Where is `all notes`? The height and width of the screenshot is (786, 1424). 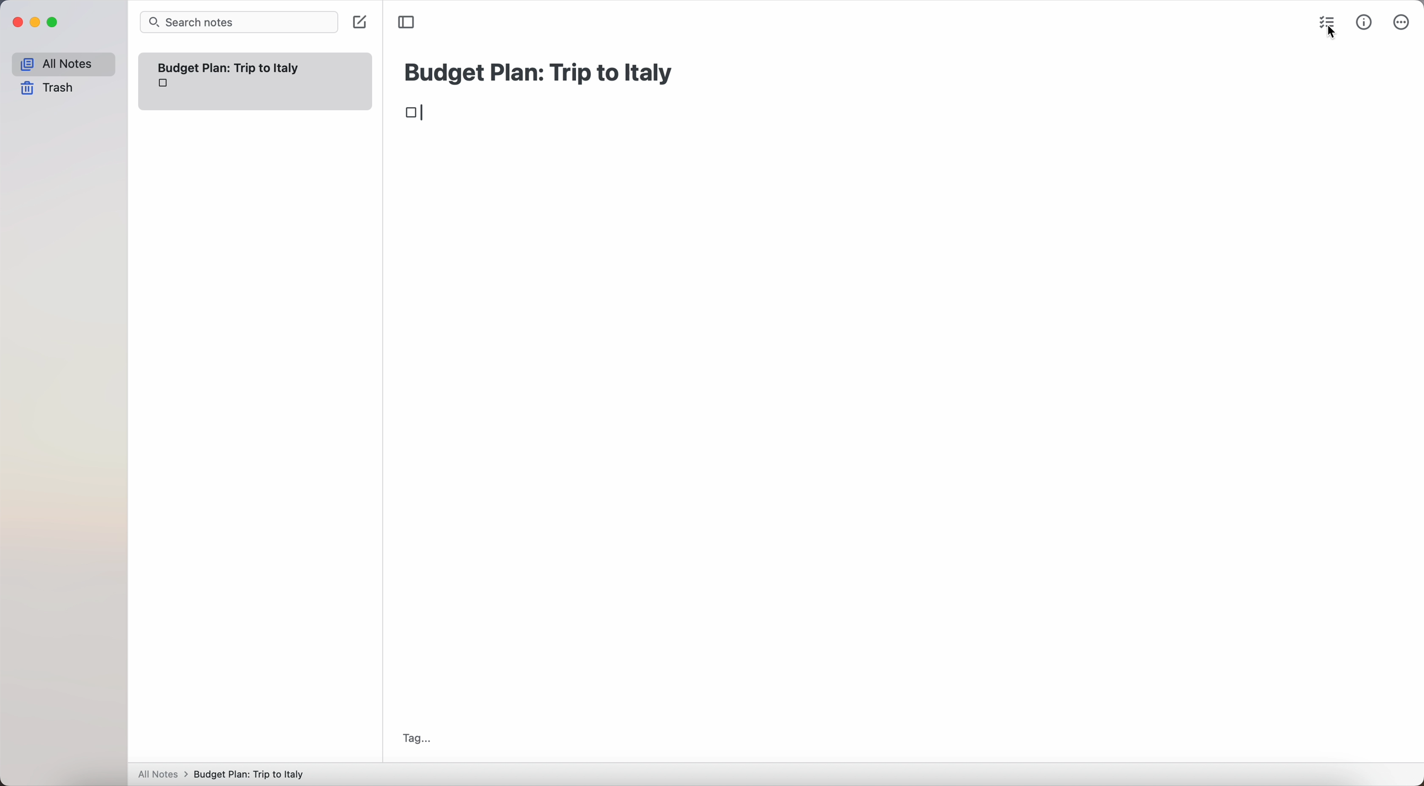 all notes is located at coordinates (62, 64).